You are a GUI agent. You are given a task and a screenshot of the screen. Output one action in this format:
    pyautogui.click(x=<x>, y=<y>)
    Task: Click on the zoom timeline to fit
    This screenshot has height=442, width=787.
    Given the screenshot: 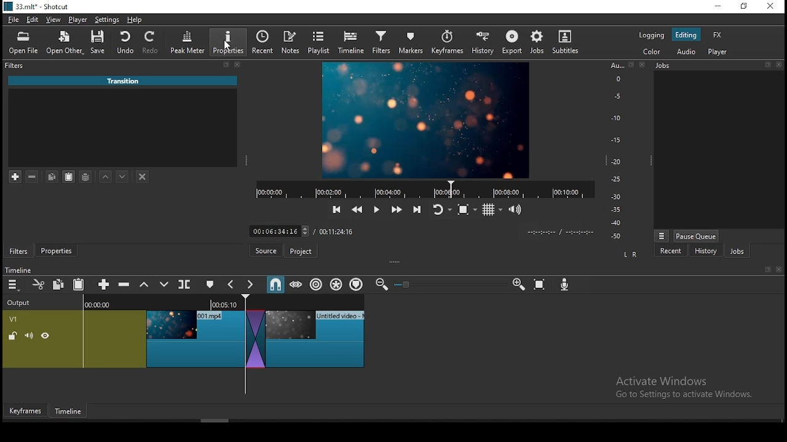 What is the action you would take?
    pyautogui.click(x=540, y=286)
    